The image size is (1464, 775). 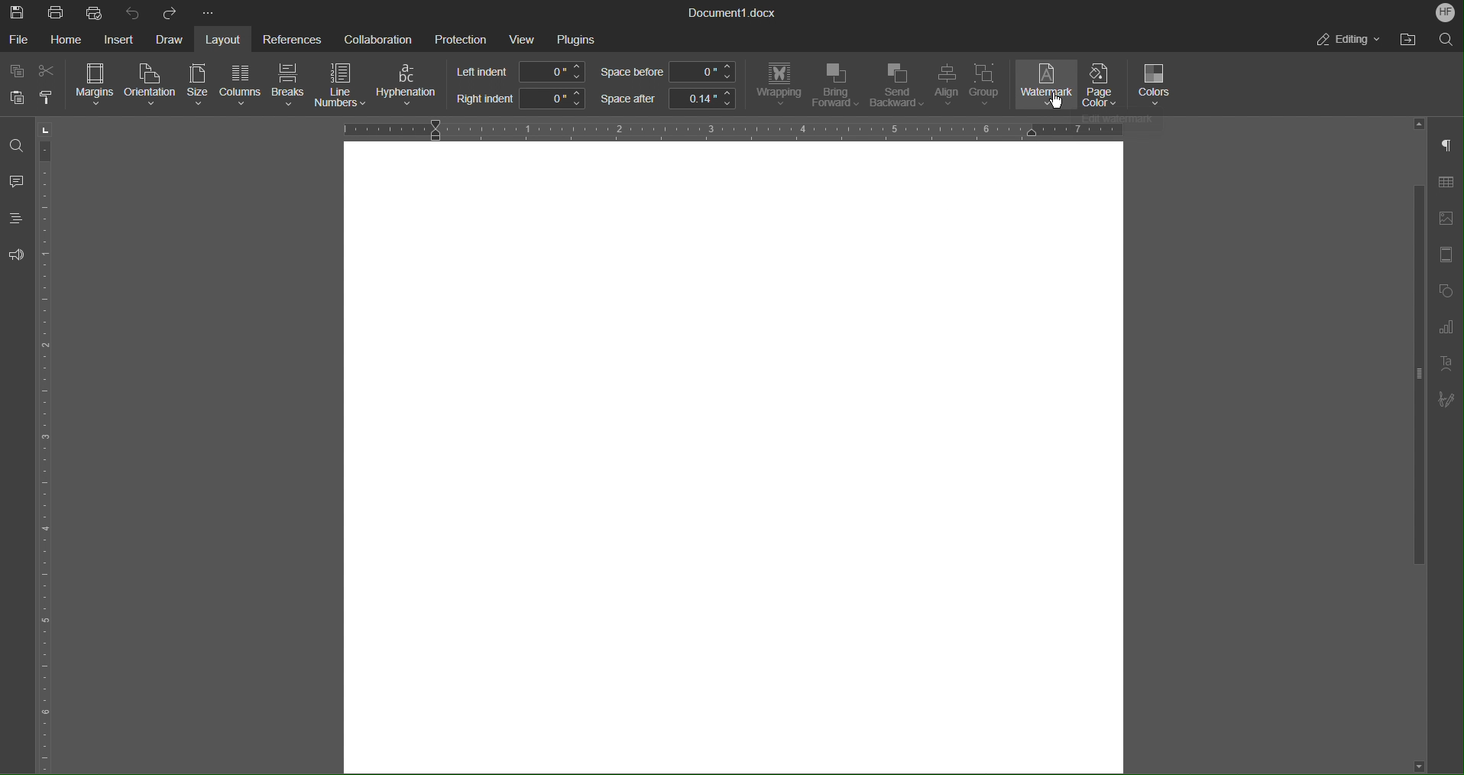 I want to click on Non-Printing Characters, so click(x=1447, y=147).